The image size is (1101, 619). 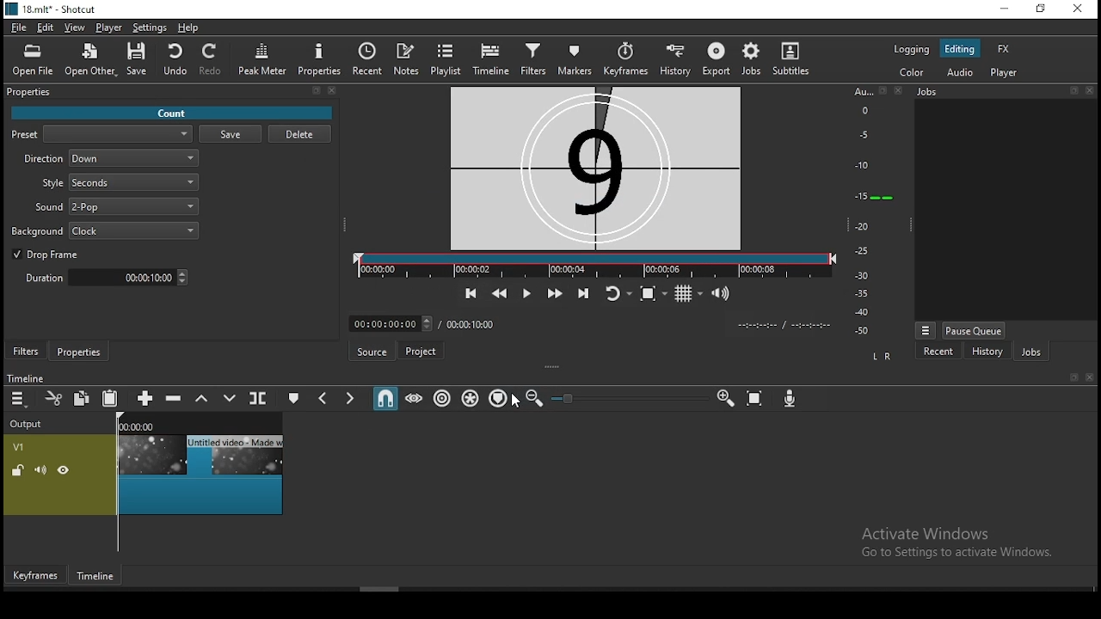 I want to click on delete, so click(x=299, y=133).